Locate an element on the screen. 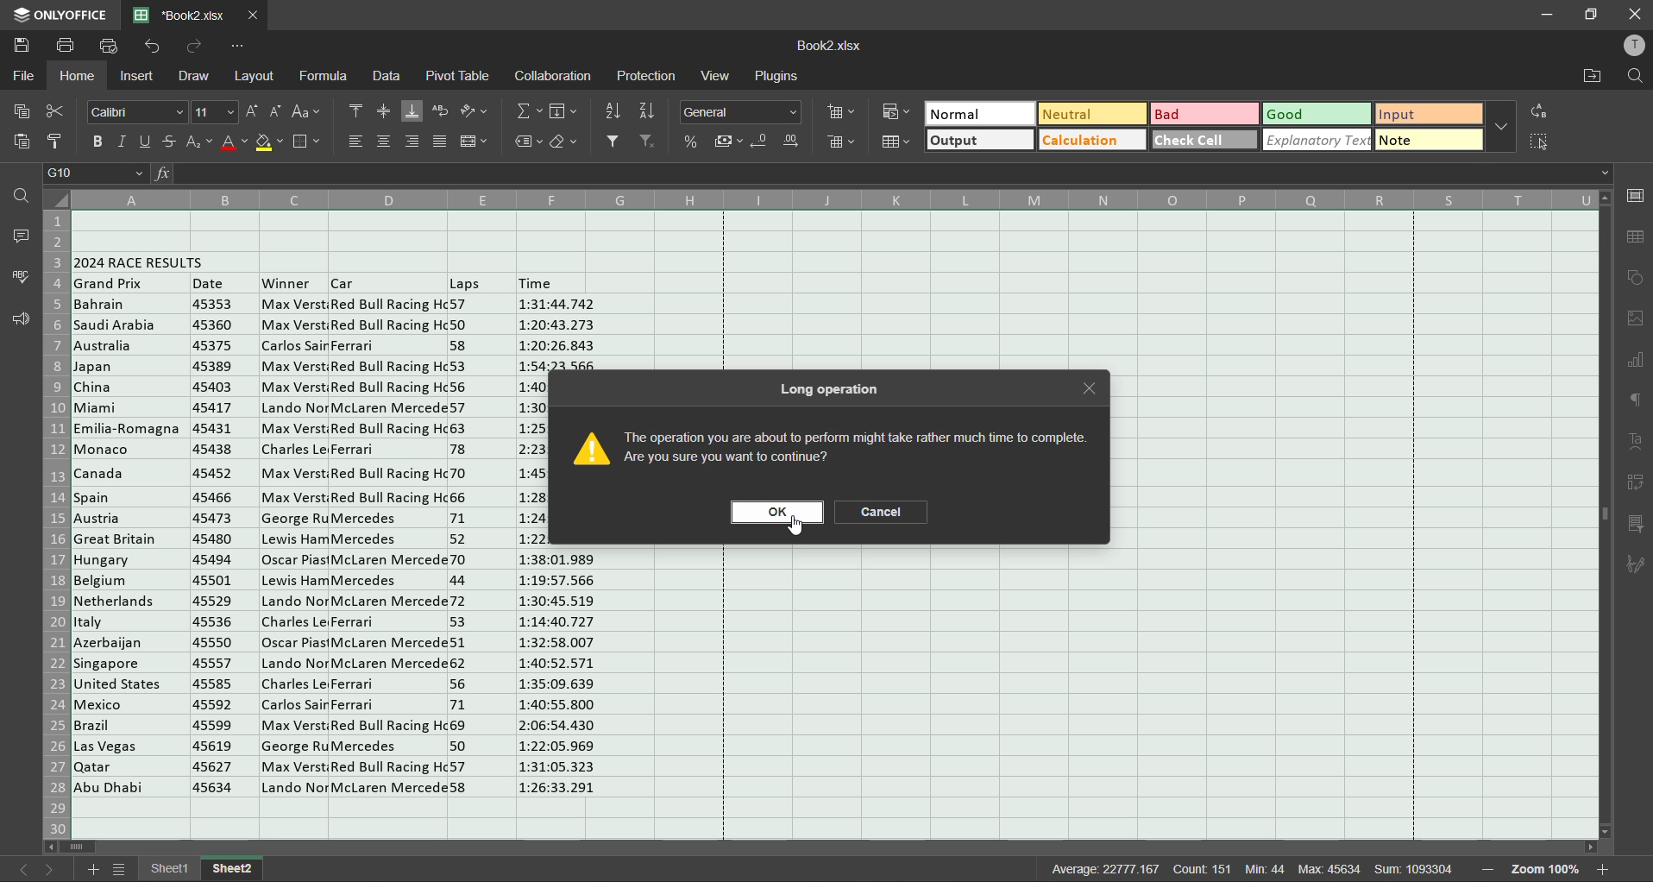 The image size is (1653, 882). font color is located at coordinates (234, 146).